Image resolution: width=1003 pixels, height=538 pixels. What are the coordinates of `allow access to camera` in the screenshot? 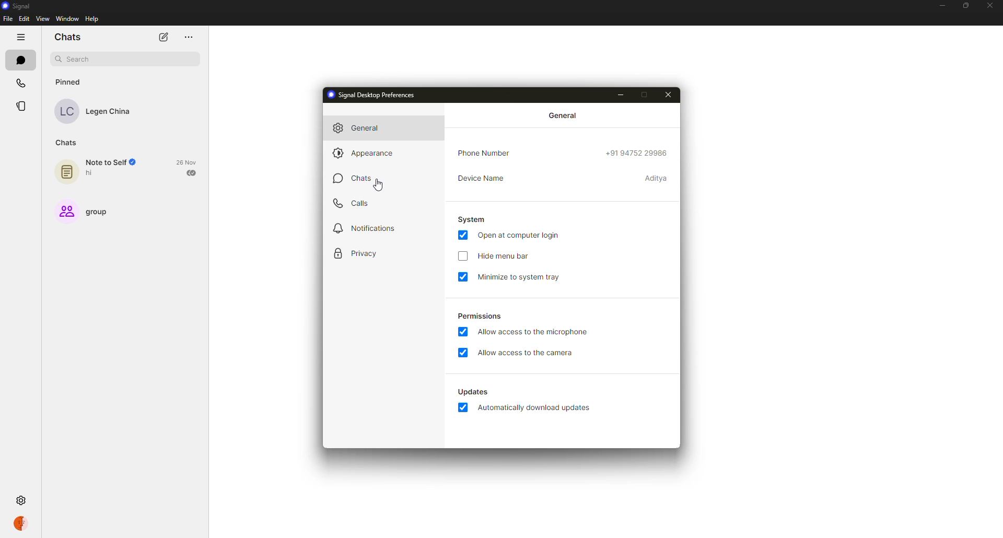 It's located at (527, 354).